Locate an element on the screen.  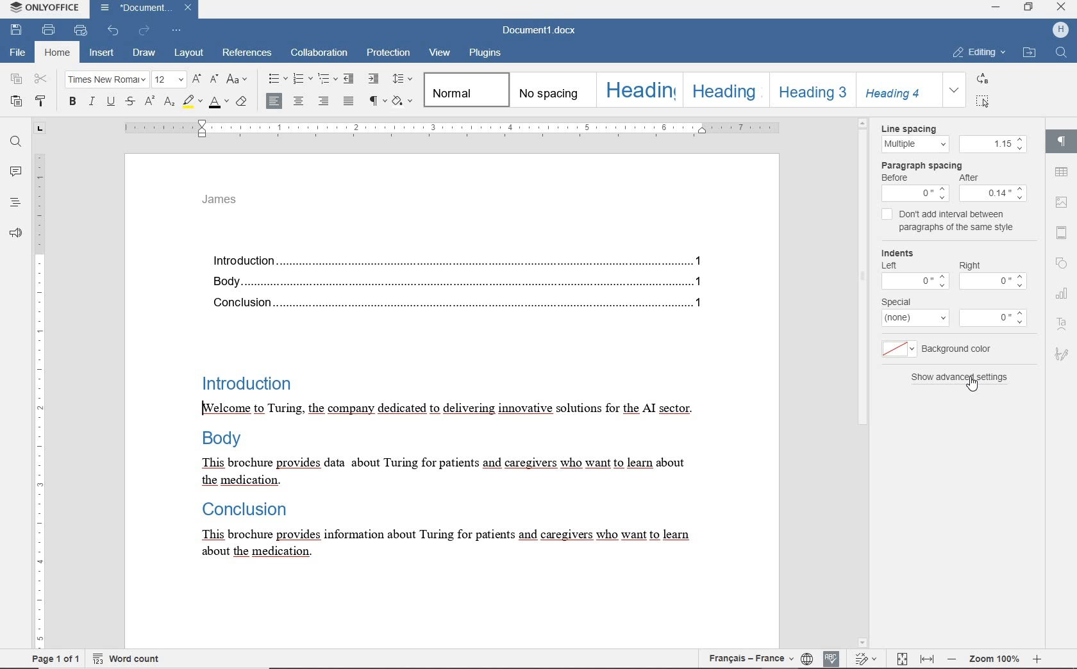
insert is located at coordinates (102, 53).